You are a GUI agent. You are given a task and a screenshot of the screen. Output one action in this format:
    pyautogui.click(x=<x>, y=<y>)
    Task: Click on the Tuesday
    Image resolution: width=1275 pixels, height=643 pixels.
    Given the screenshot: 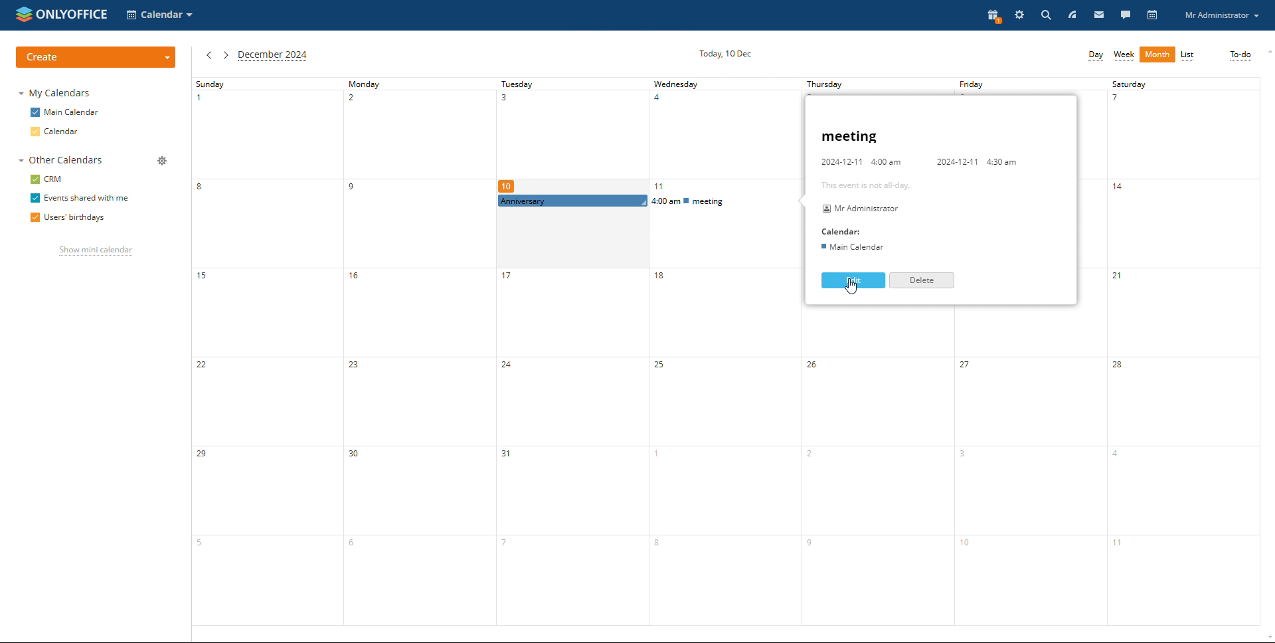 What is the action you would take?
    pyautogui.click(x=571, y=135)
    